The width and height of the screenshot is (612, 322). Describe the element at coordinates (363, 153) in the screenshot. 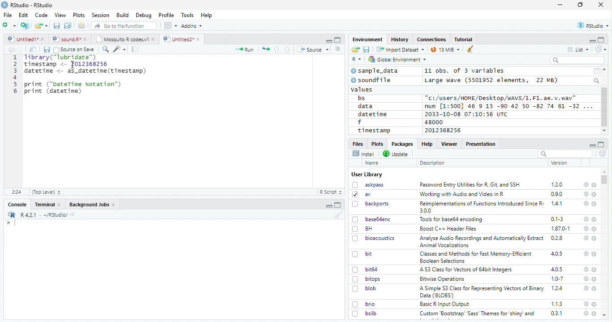

I see `Install` at that location.